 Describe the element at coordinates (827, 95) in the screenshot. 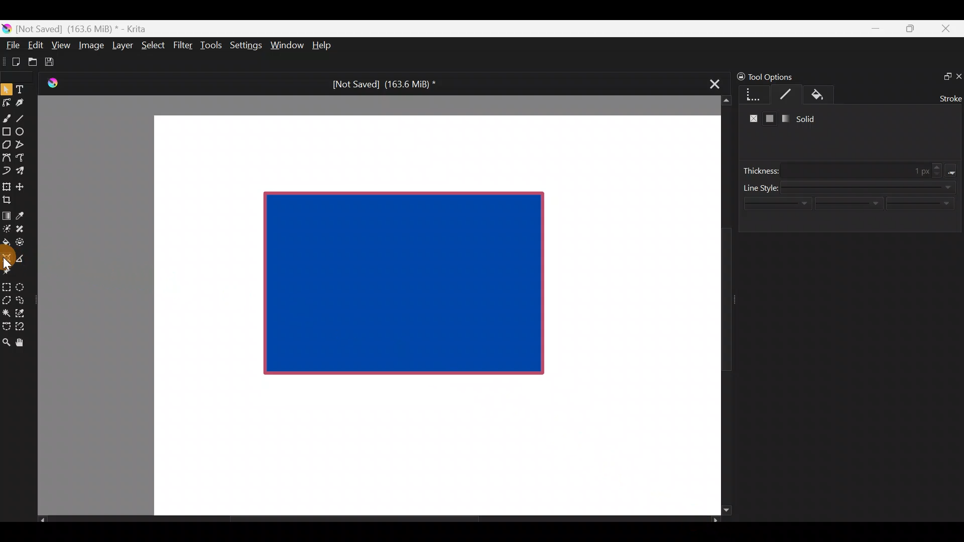

I see `Fill` at that location.